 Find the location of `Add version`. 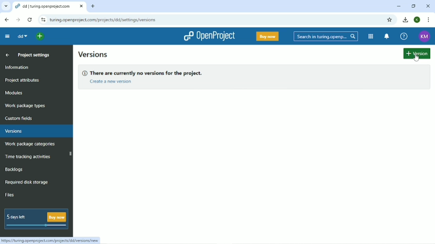

Add version is located at coordinates (417, 54).